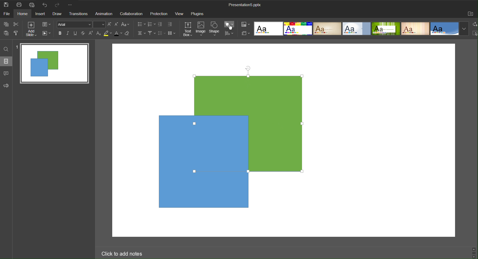 The width and height of the screenshot is (478, 259). What do you see at coordinates (17, 33) in the screenshot?
I see `Copy Style` at bounding box center [17, 33].